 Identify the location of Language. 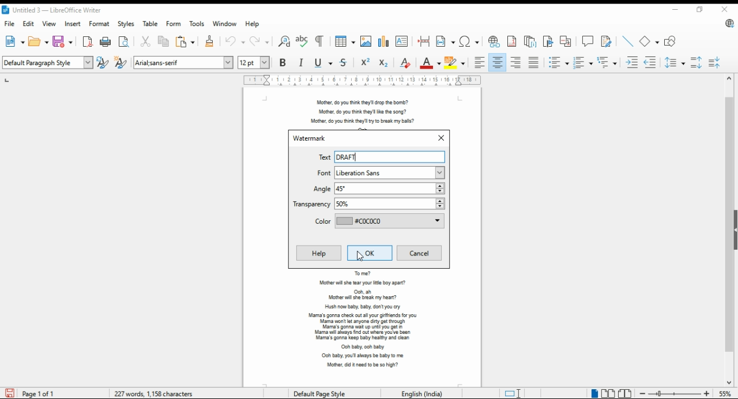
(419, 393).